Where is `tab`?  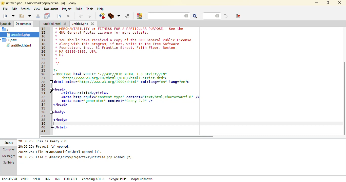 tab is located at coordinates (57, 178).